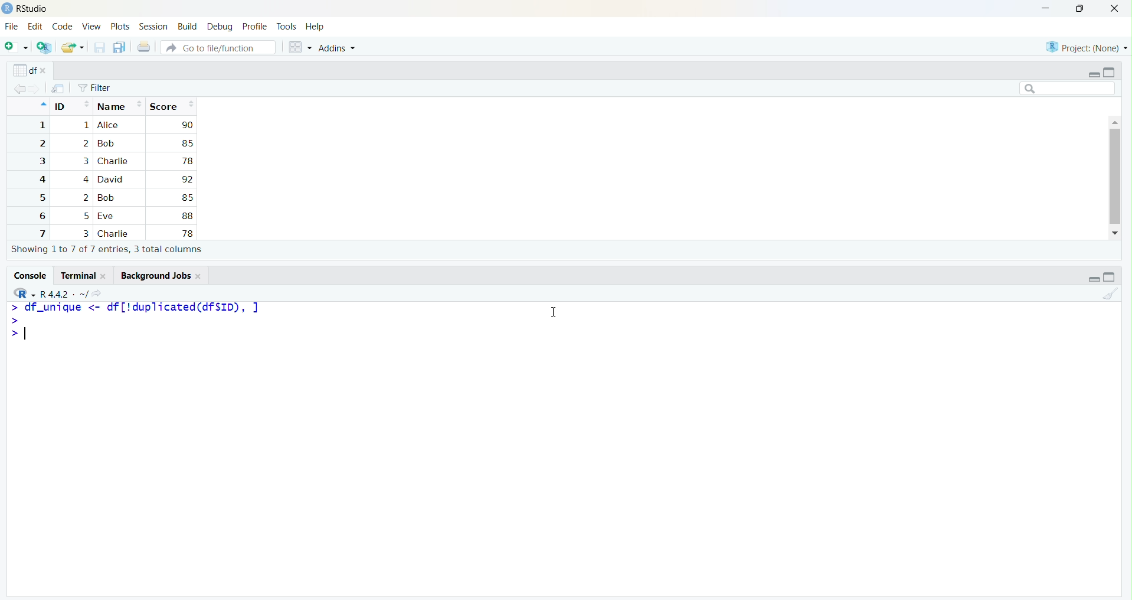 This screenshot has height=600, width=1132. I want to click on 1, so click(41, 125).